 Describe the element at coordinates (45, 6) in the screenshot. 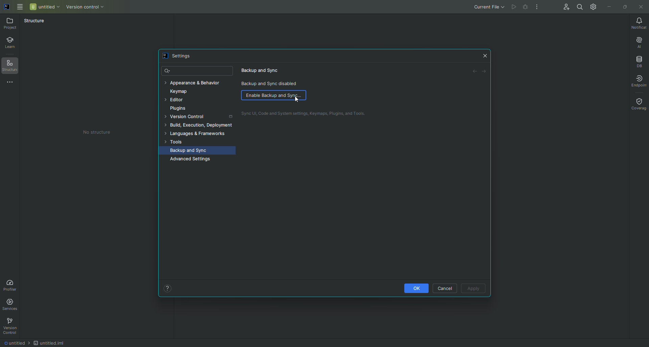

I see `Untitled` at that location.